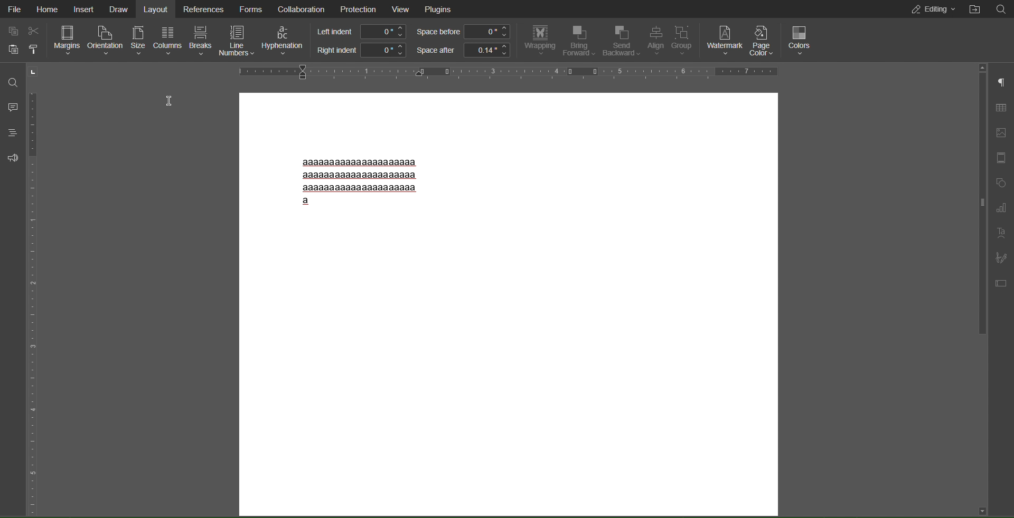 Image resolution: width=1014 pixels, height=518 pixels. I want to click on Columns, so click(168, 42).